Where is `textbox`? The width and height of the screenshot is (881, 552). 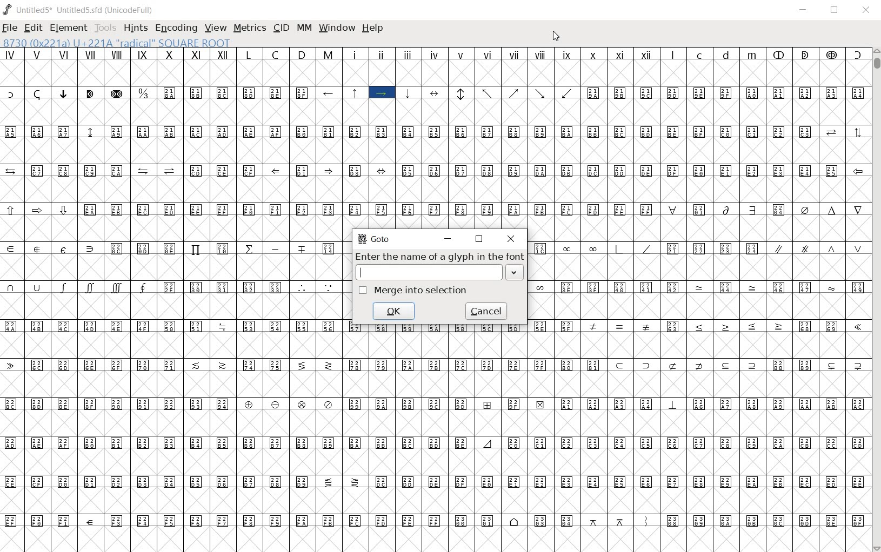
textbox is located at coordinates (442, 273).